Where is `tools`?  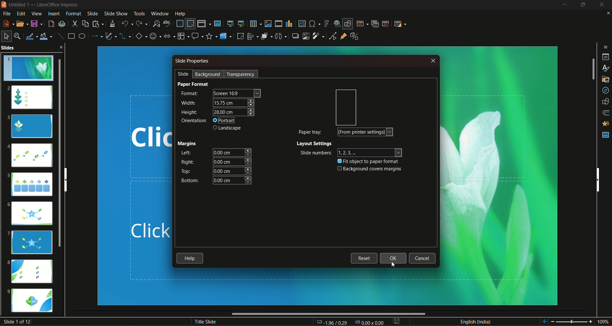 tools is located at coordinates (138, 13).